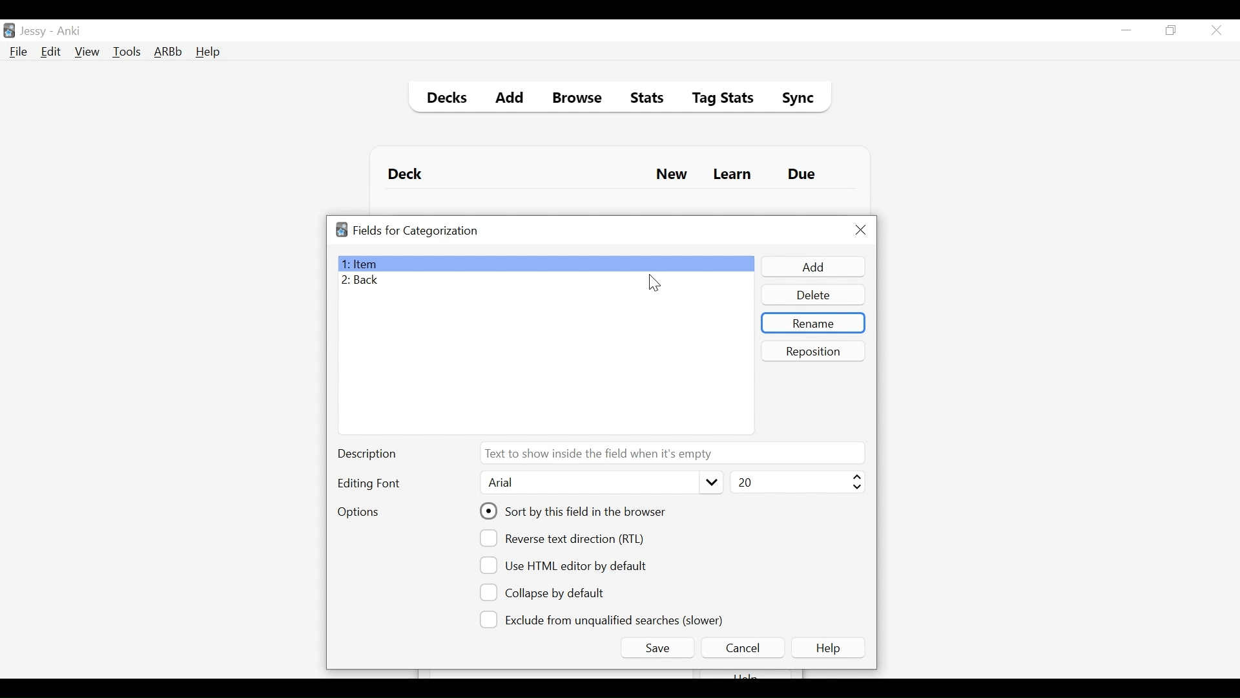  What do you see at coordinates (579, 100) in the screenshot?
I see `Browse` at bounding box center [579, 100].